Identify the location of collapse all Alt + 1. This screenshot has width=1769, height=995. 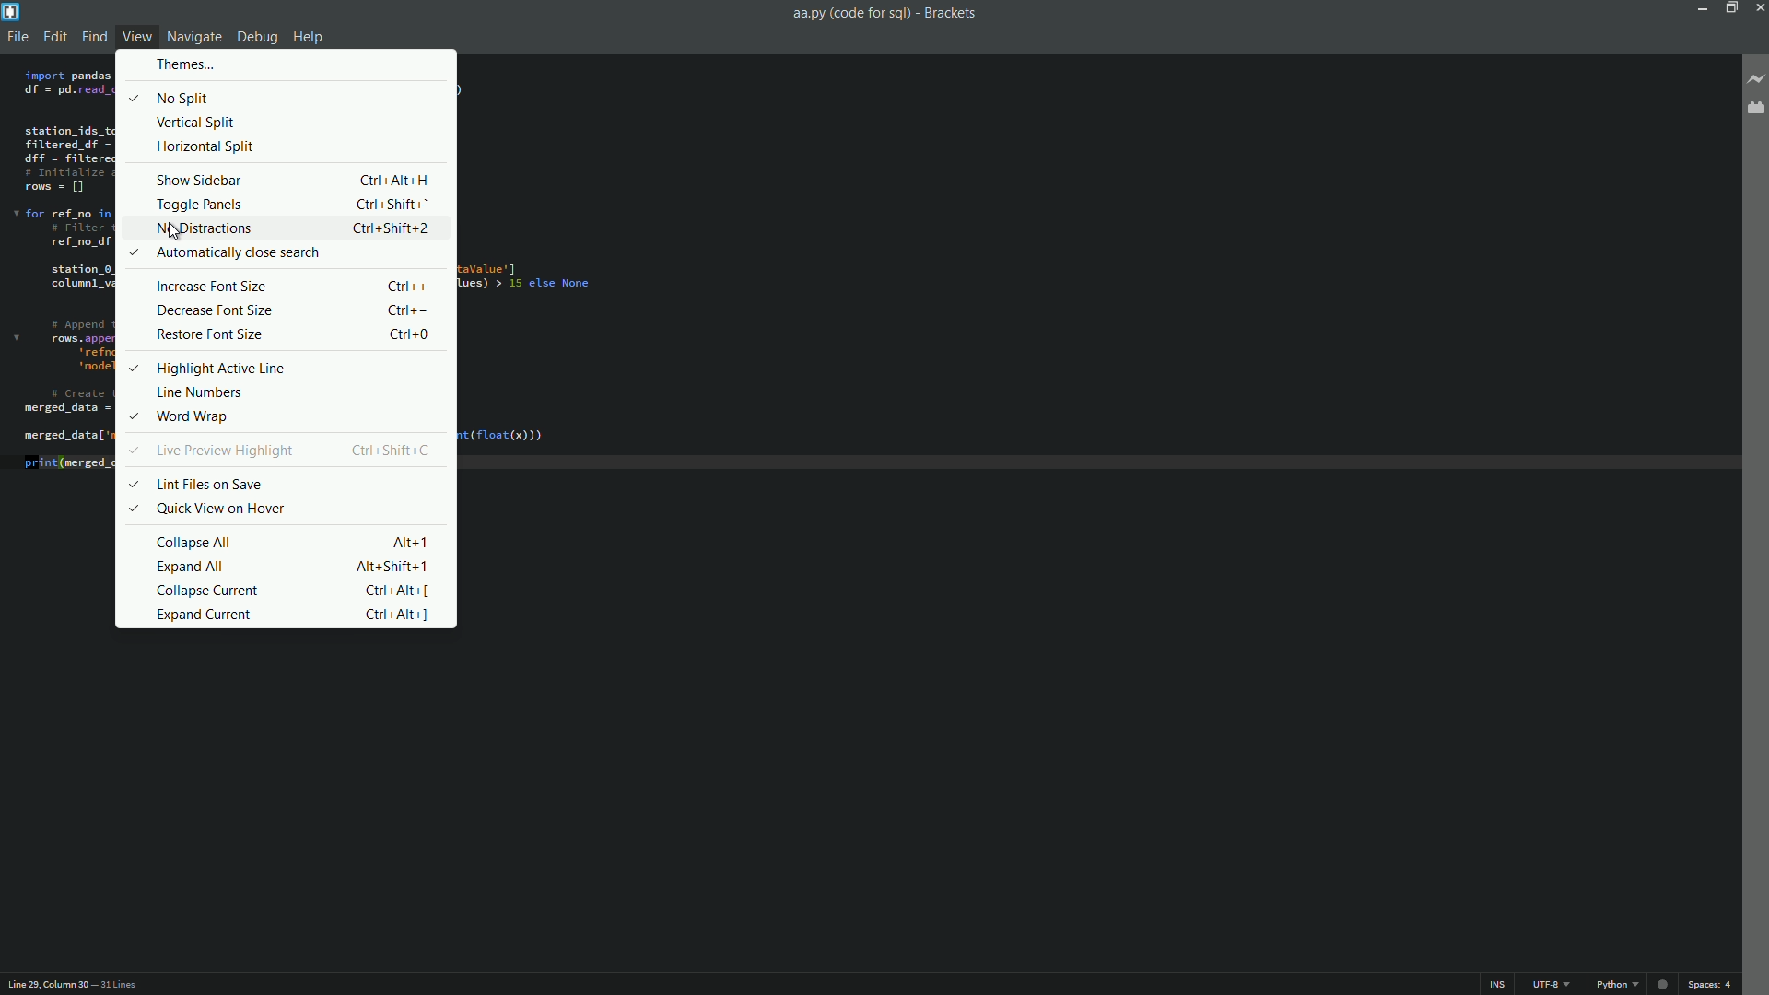
(295, 540).